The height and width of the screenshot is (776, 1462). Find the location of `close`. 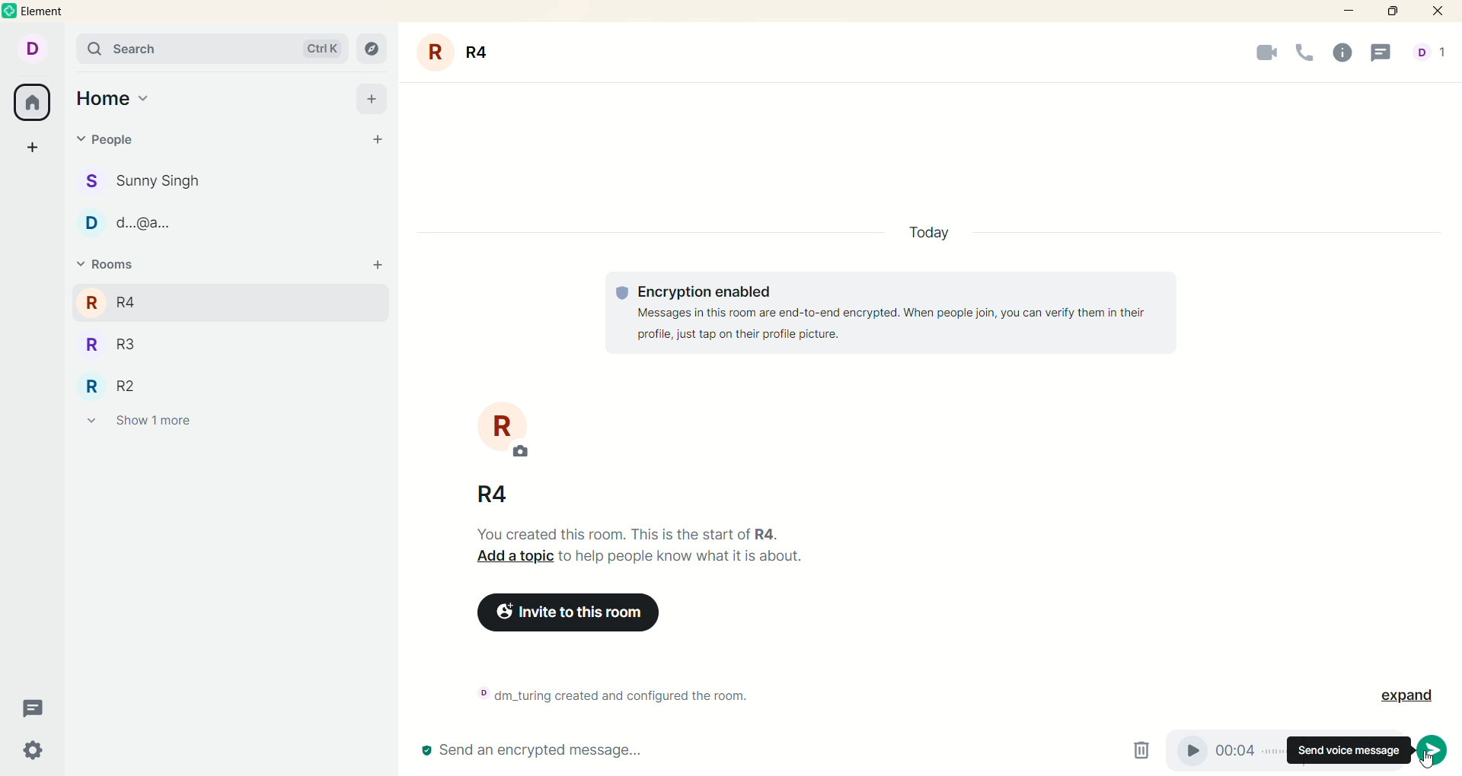

close is located at coordinates (1441, 11).